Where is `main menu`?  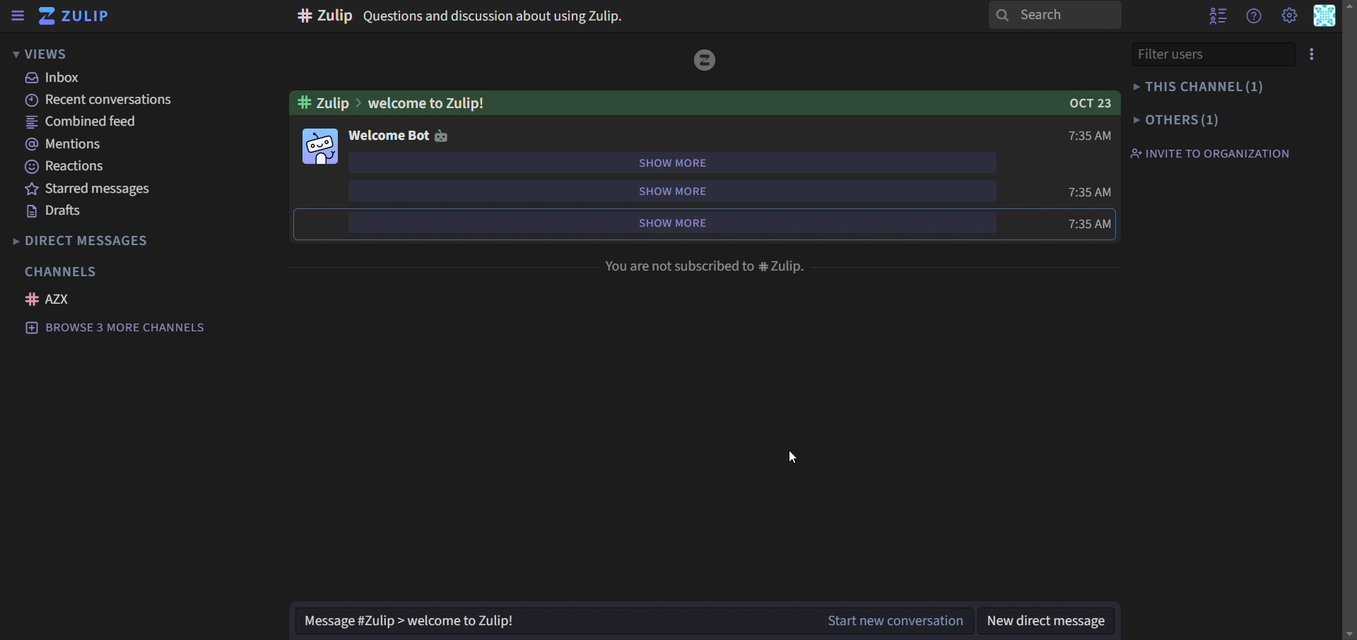 main menu is located at coordinates (1289, 15).